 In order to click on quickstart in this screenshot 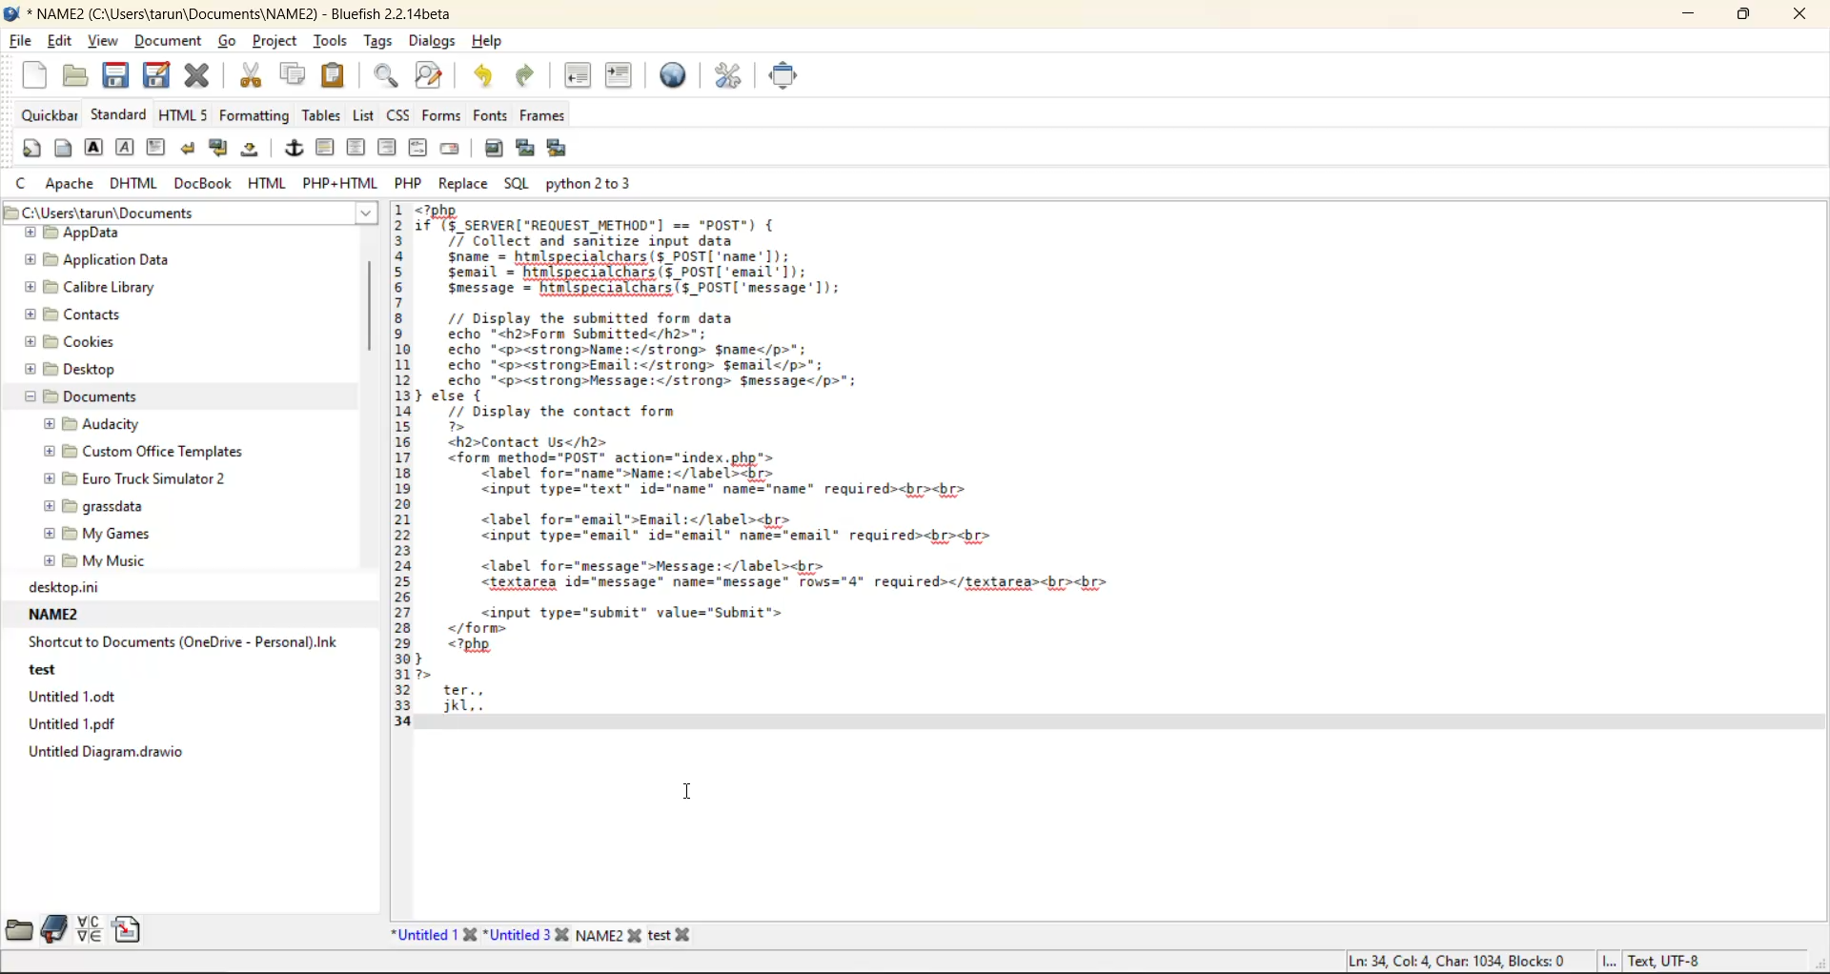, I will do `click(29, 149)`.